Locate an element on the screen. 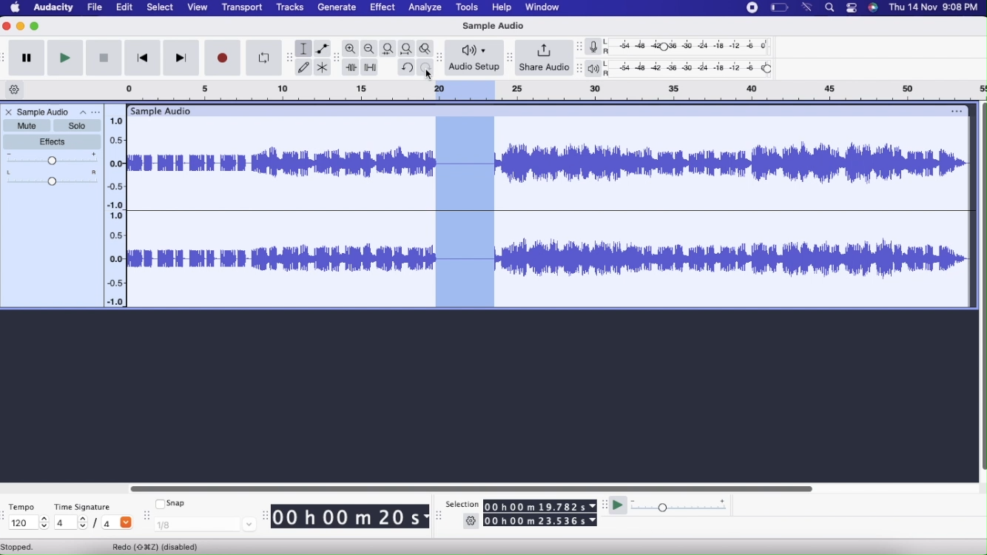 The height and width of the screenshot is (555, 987). Tempo is located at coordinates (22, 506).